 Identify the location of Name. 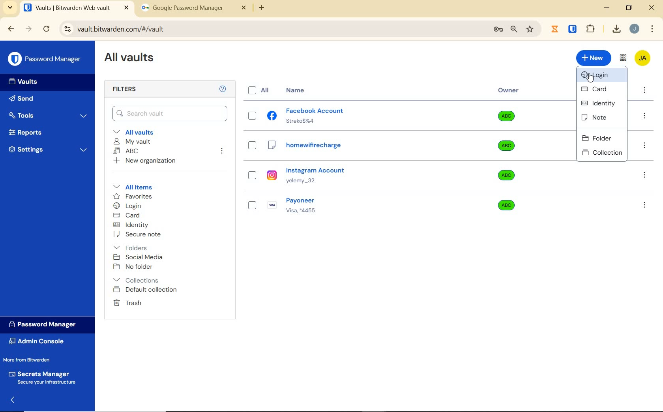
(298, 91).